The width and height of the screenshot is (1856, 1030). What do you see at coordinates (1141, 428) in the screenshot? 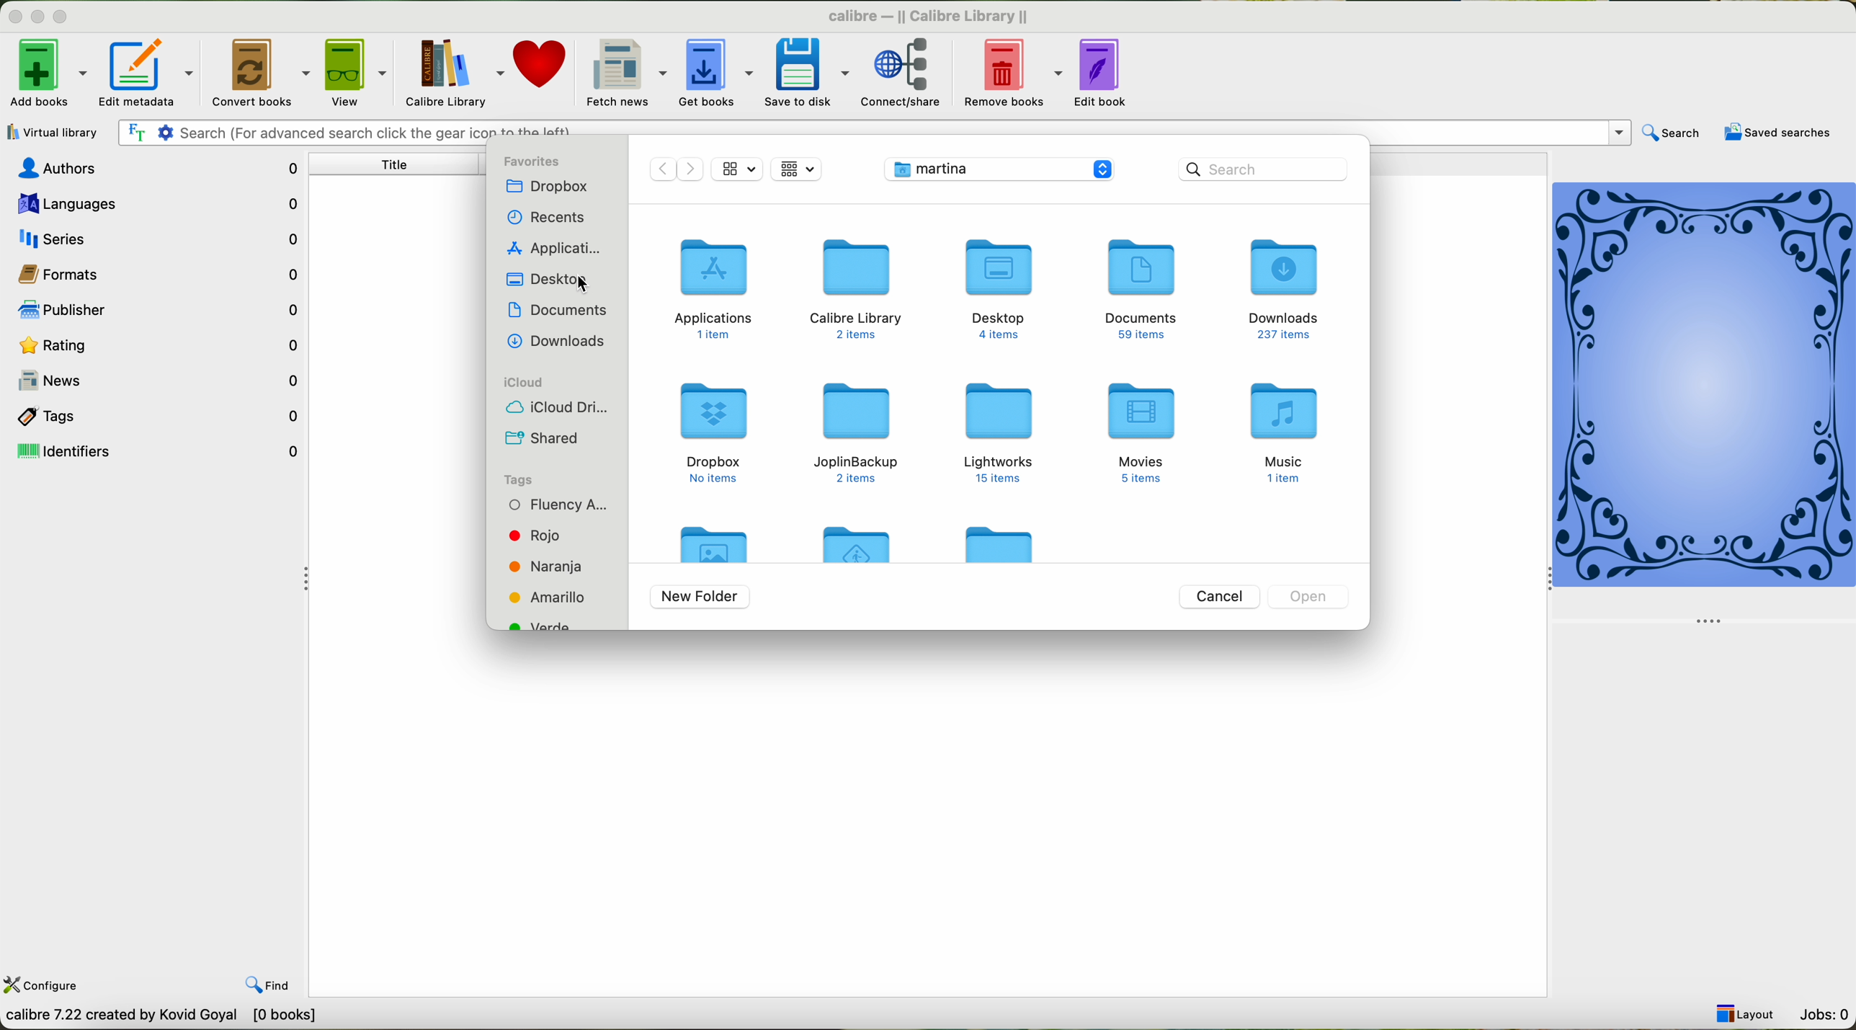
I see `Movies` at bounding box center [1141, 428].